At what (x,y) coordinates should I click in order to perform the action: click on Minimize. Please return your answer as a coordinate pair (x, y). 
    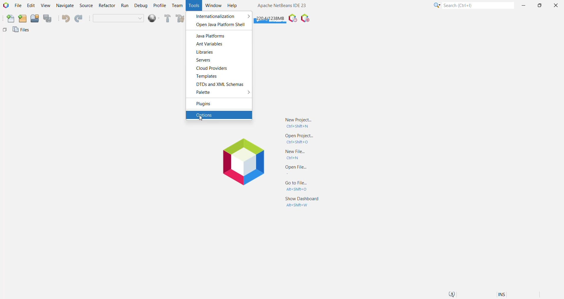
    Looking at the image, I should click on (524, 5).